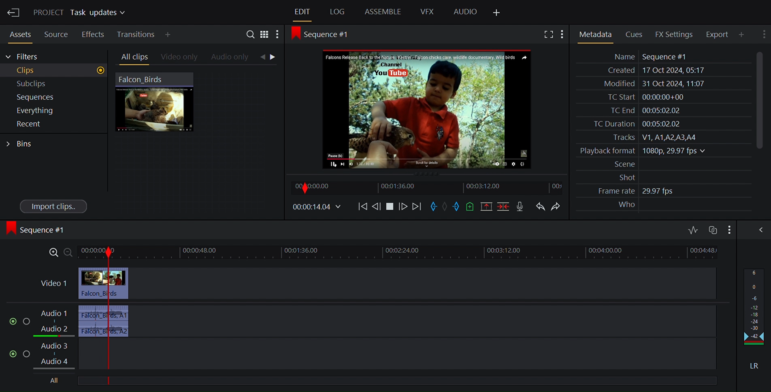 The height and width of the screenshot is (392, 771). I want to click on Sequences, so click(50, 97).